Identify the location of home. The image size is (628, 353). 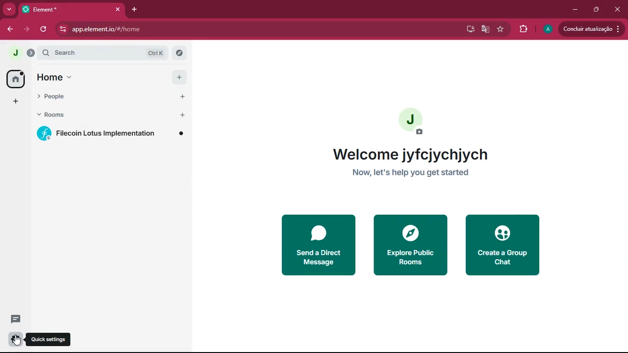
(64, 77).